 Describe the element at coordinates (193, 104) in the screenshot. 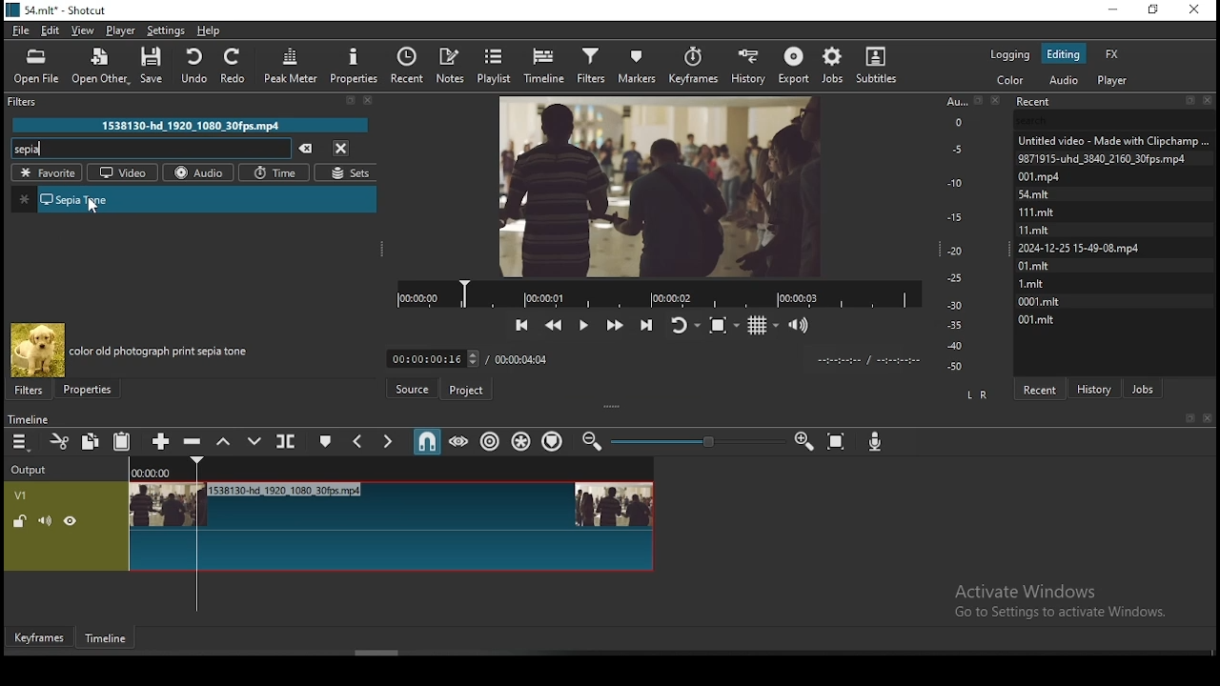

I see `Filter` at that location.